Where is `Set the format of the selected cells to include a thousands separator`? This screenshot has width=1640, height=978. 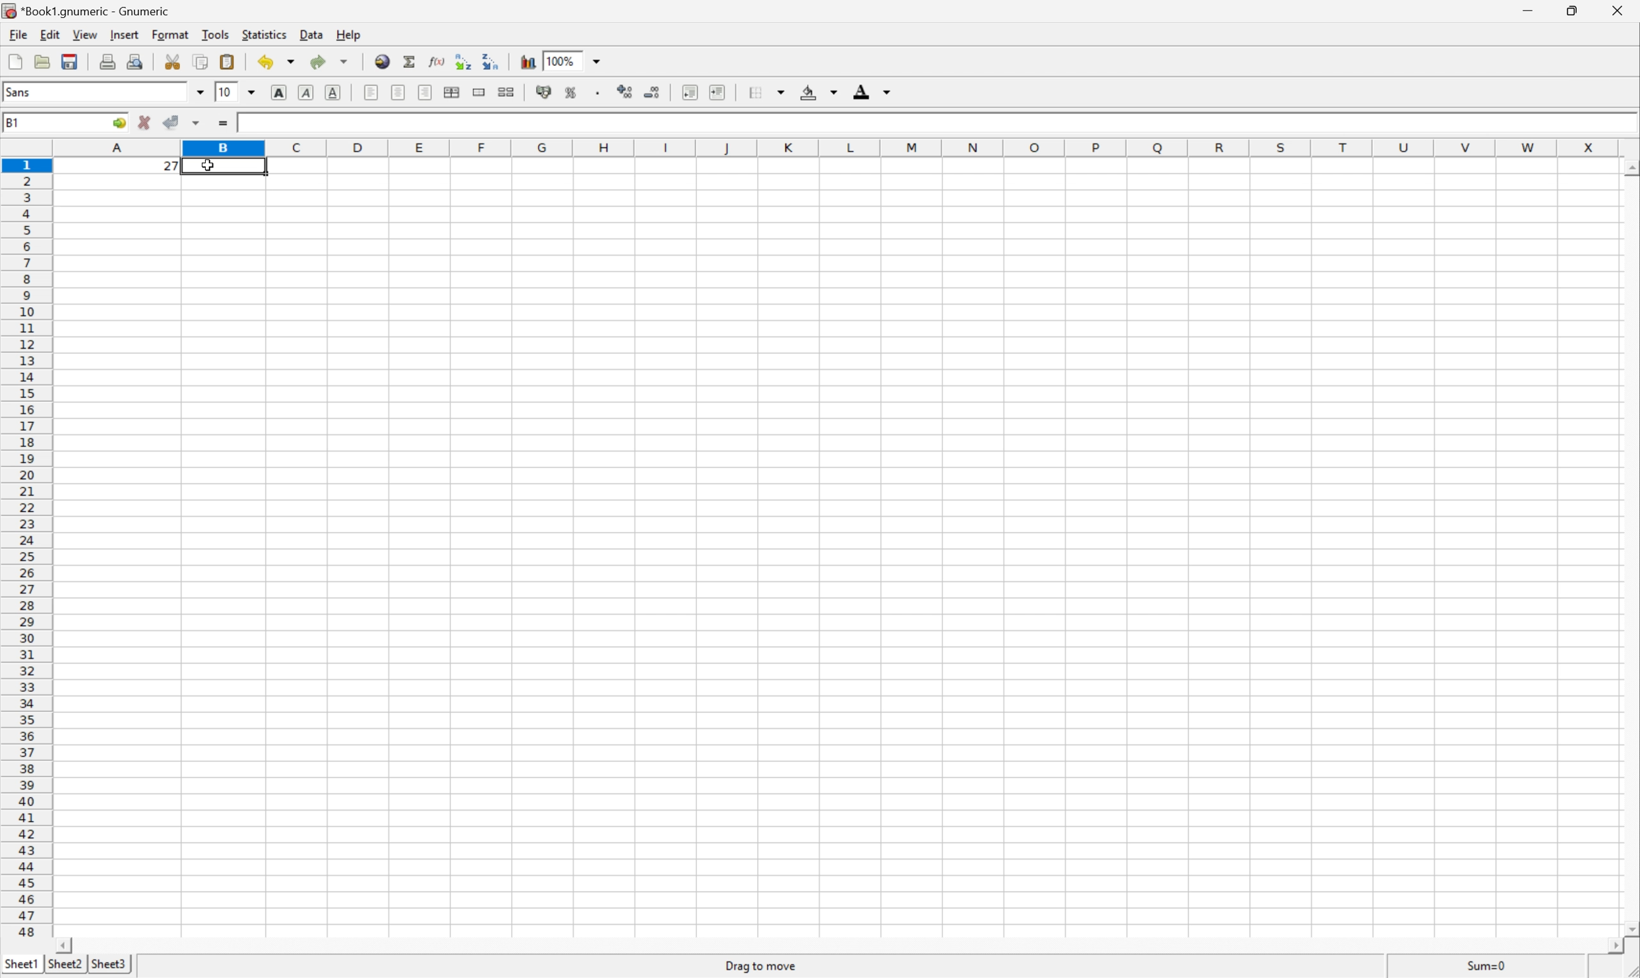 Set the format of the selected cells to include a thousands separator is located at coordinates (599, 92).